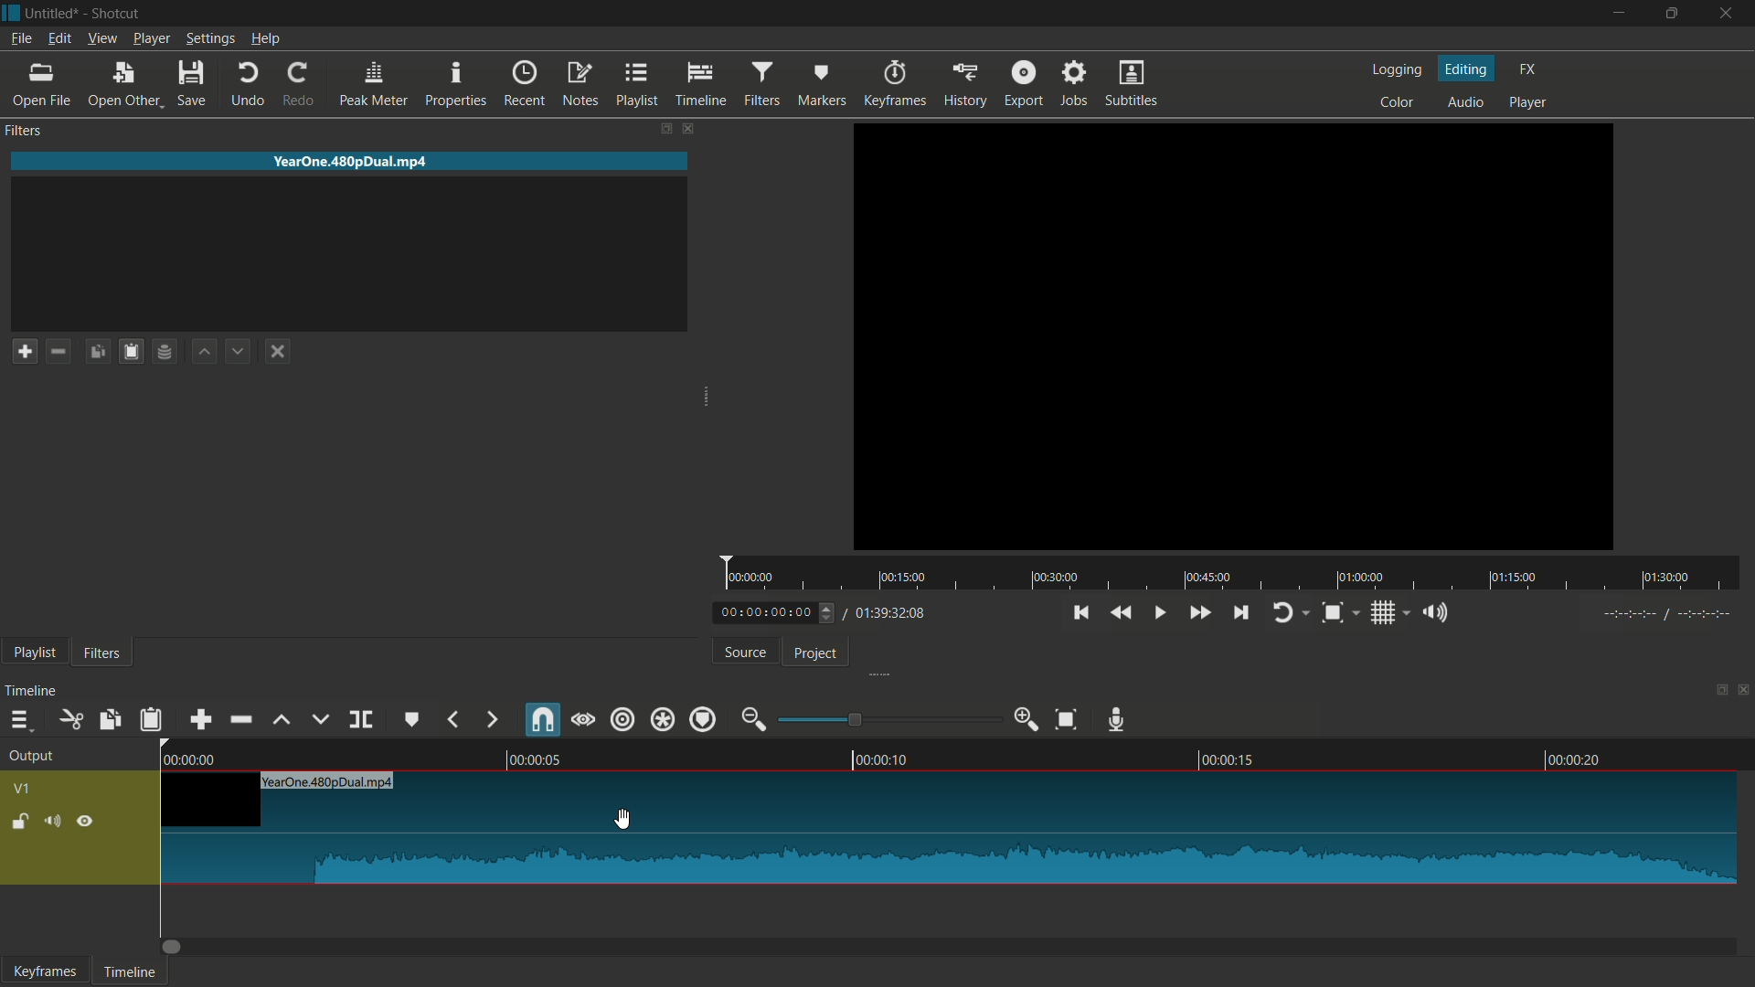 This screenshot has height=987, width=1755. Describe the element at coordinates (640, 83) in the screenshot. I see `playlist` at that location.